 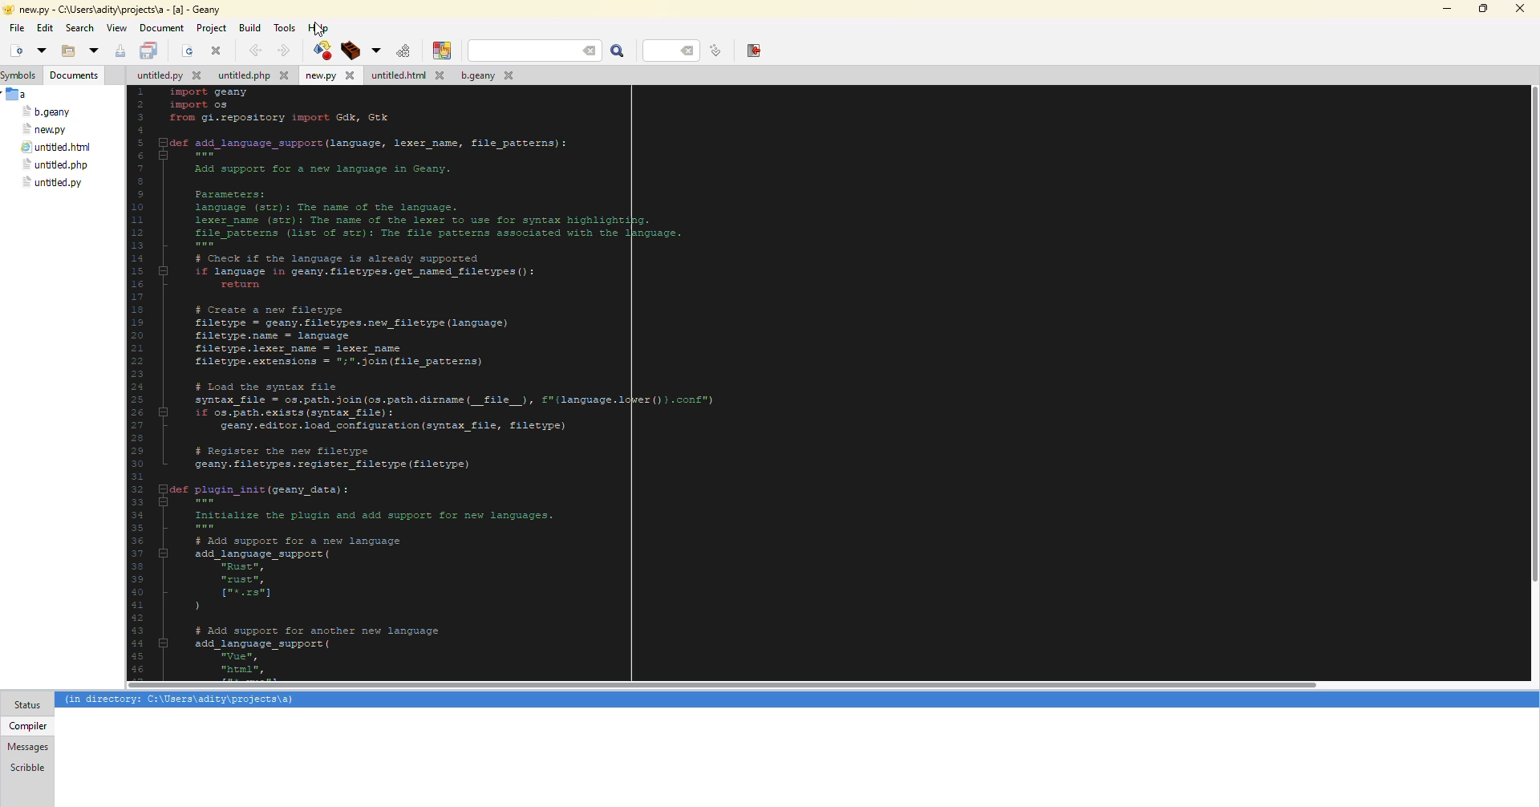 I want to click on scribble, so click(x=26, y=767).